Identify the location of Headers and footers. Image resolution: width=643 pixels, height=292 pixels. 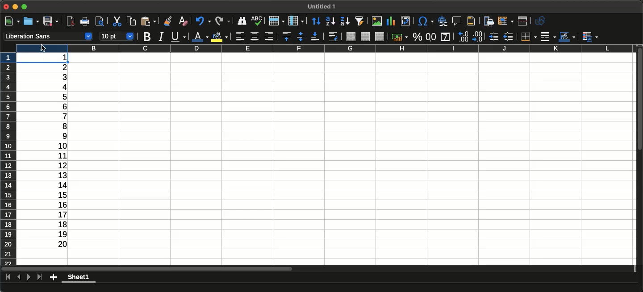
(470, 21).